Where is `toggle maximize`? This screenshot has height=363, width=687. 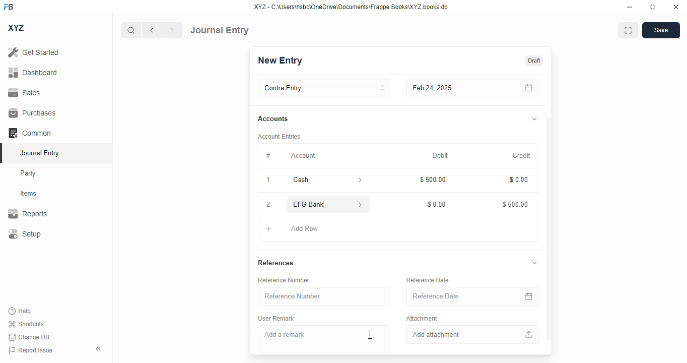
toggle maximize is located at coordinates (653, 7).